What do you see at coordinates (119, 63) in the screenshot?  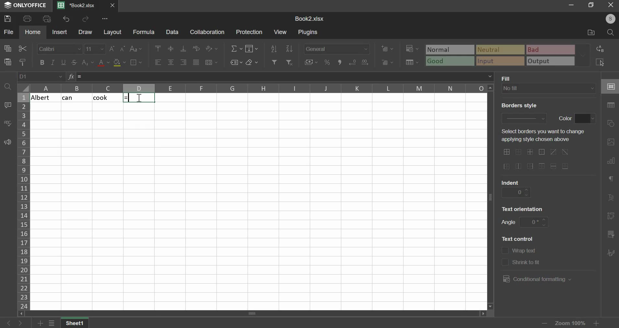 I see `fill color` at bounding box center [119, 63].